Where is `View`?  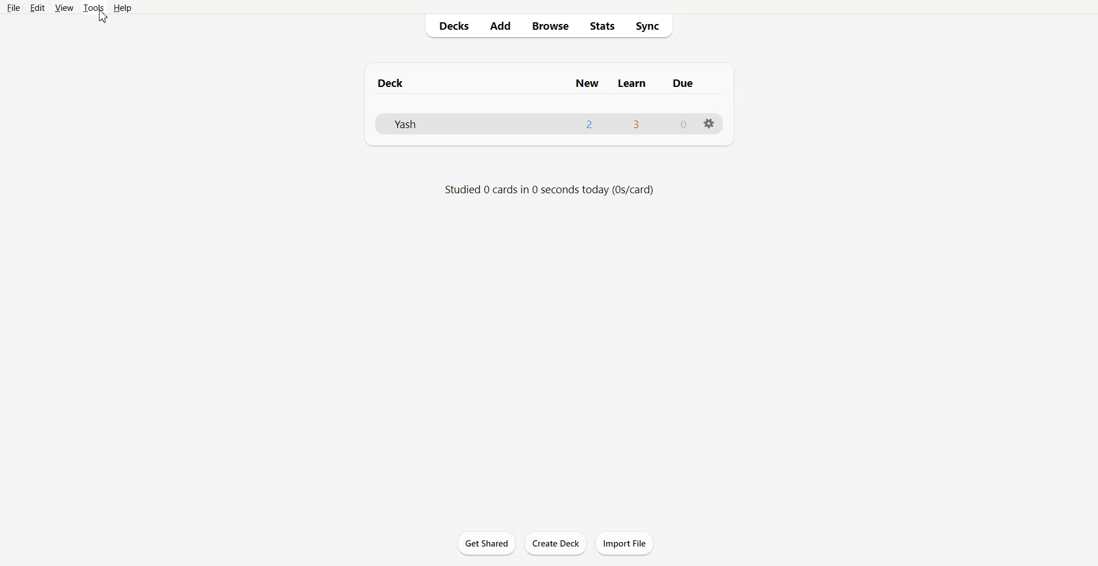 View is located at coordinates (63, 8).